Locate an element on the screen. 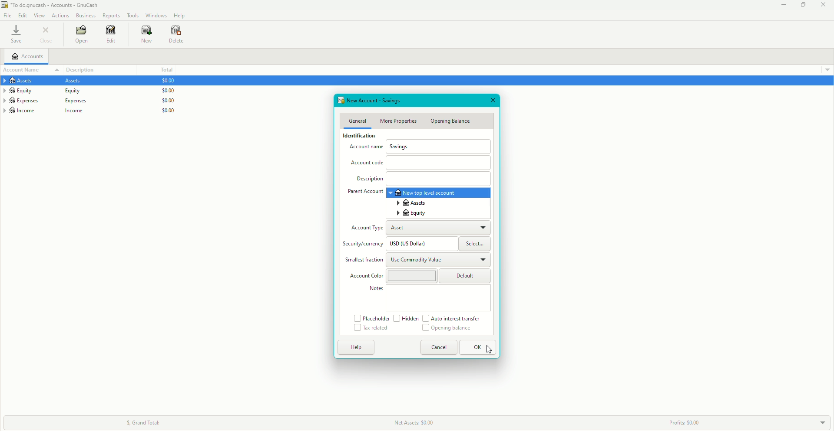 This screenshot has width=834, height=431. Typing box for account name is located at coordinates (439, 146).